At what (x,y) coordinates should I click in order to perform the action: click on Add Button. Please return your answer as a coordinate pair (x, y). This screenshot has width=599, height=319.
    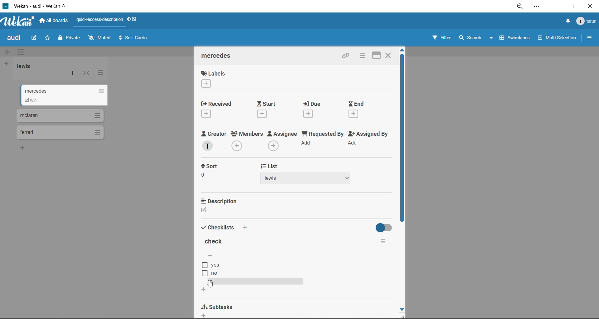
    Looking at the image, I should click on (206, 316).